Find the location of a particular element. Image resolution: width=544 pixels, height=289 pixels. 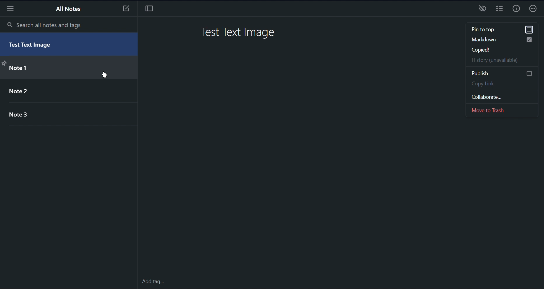

New Note is located at coordinates (125, 10).